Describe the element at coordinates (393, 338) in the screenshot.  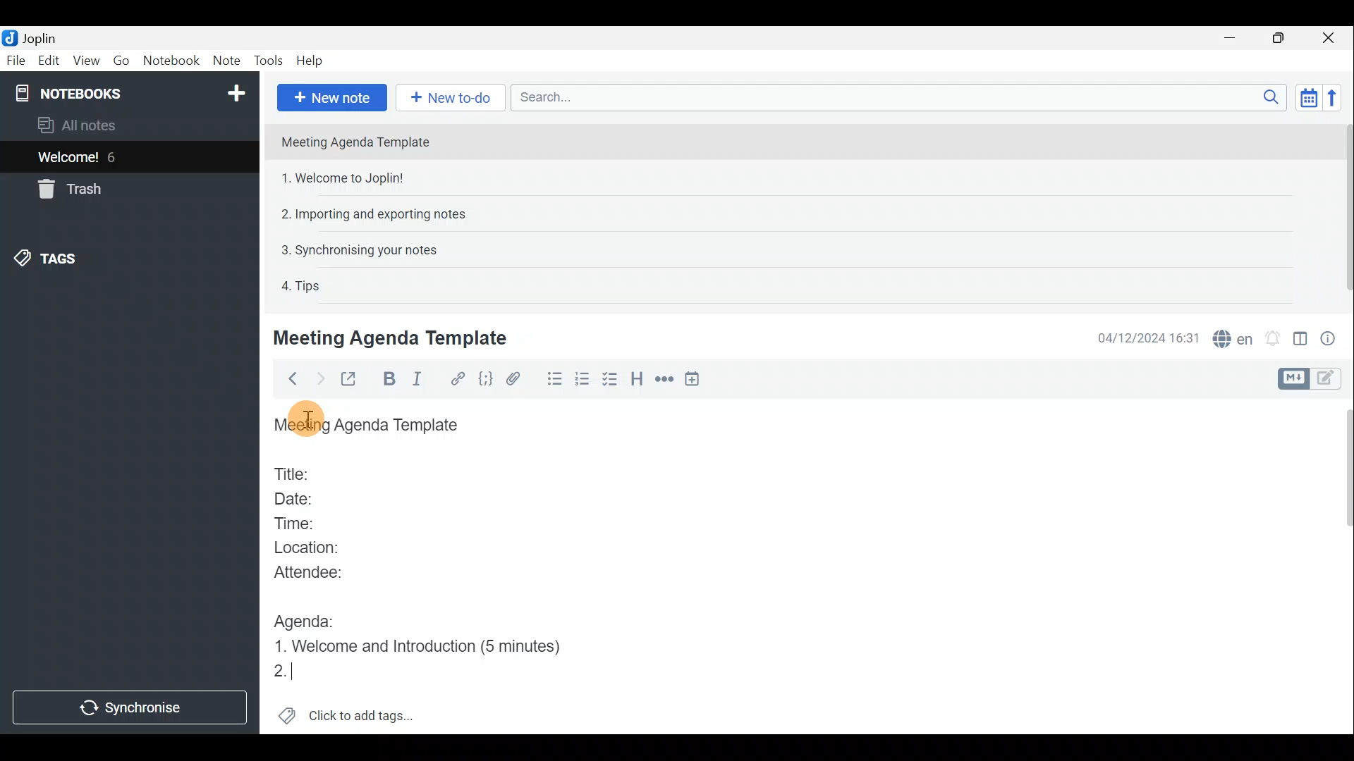
I see `Meeting Agenda Template` at that location.